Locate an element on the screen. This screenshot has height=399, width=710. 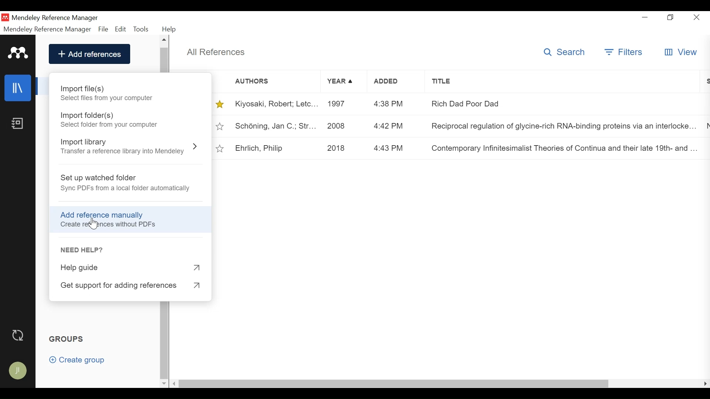
Help is located at coordinates (171, 29).